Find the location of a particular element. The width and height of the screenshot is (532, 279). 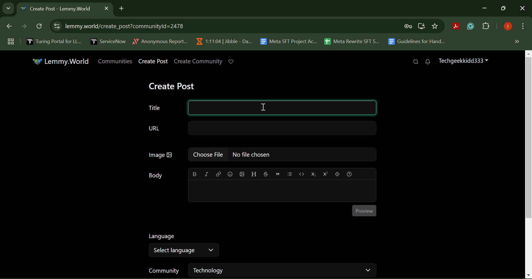

Donate to Lemmy is located at coordinates (232, 62).